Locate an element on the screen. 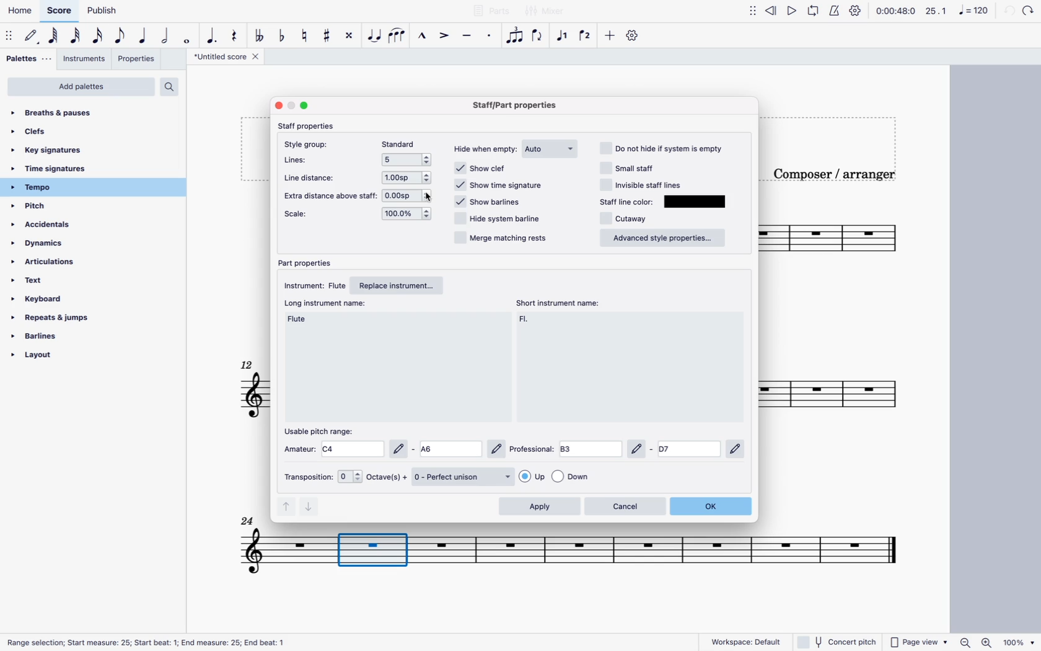 The width and height of the screenshot is (1041, 651). rest is located at coordinates (235, 35).